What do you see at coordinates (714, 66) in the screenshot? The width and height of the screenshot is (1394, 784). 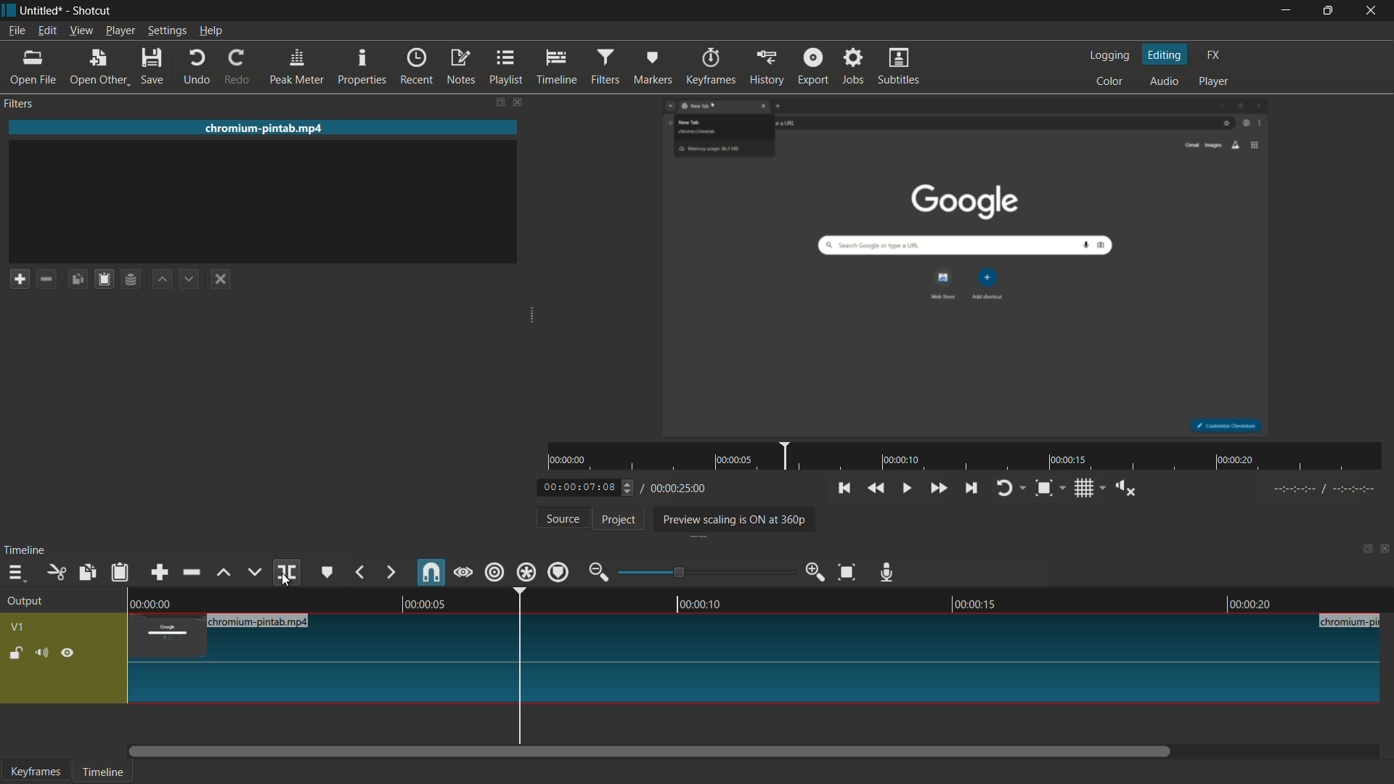 I see `keyframes` at bounding box center [714, 66].